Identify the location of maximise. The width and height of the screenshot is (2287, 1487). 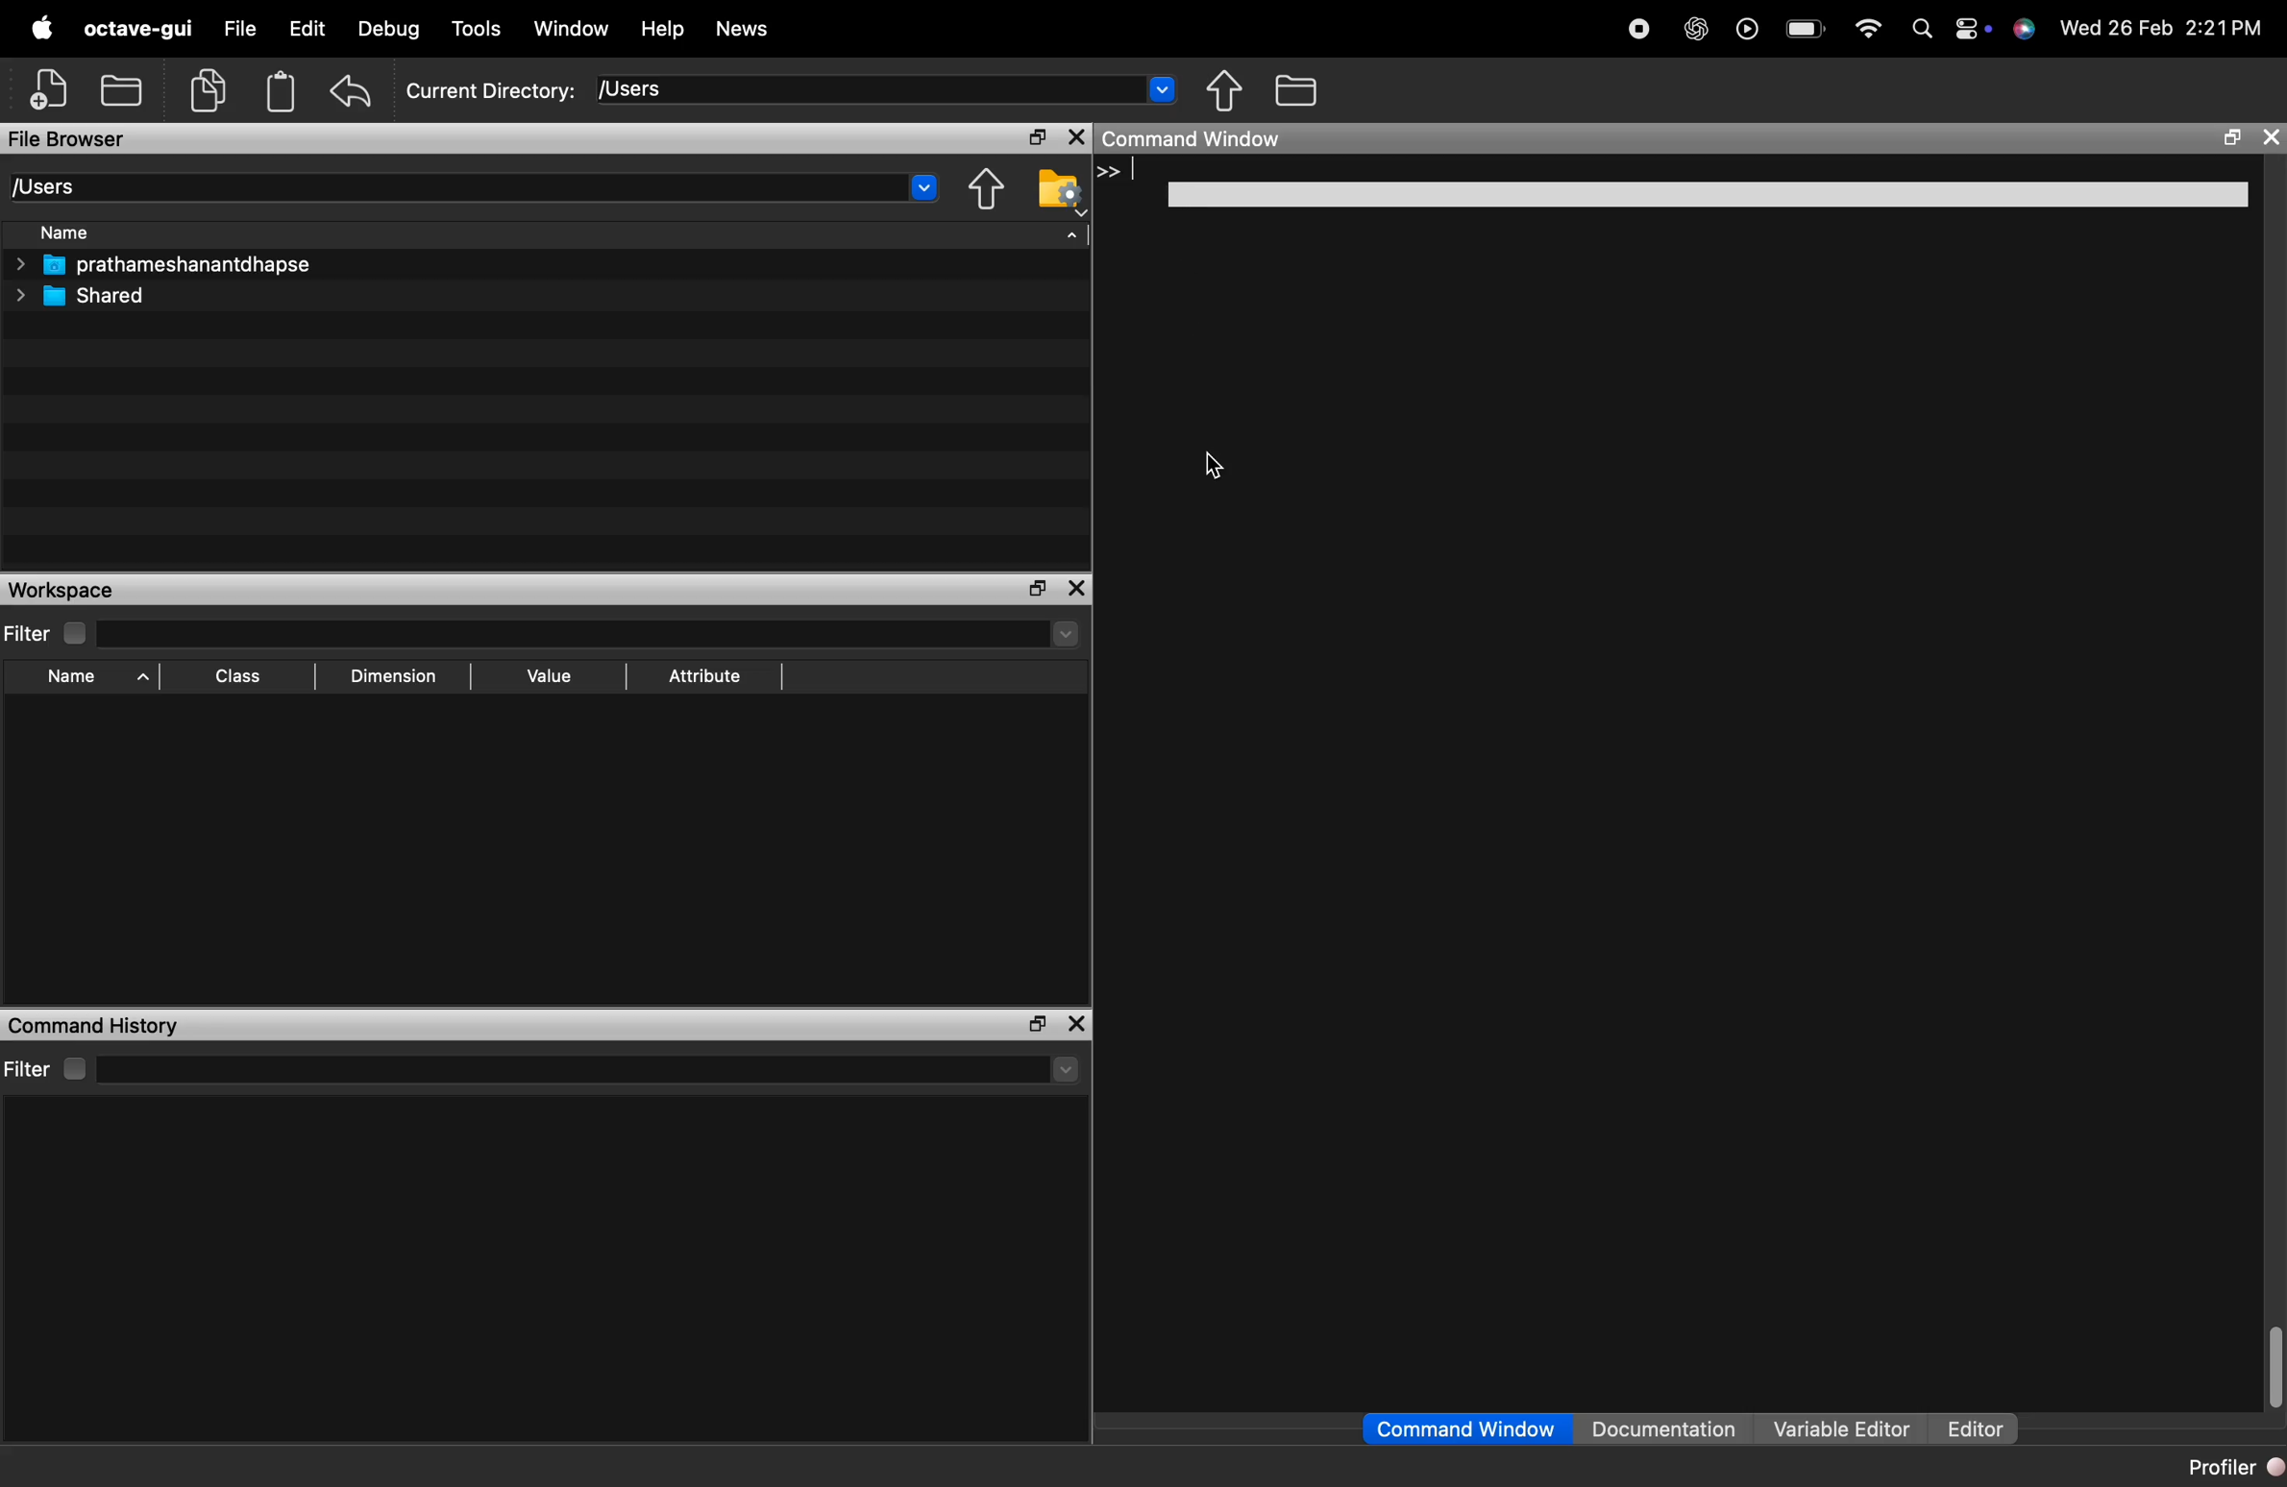
(1024, 591).